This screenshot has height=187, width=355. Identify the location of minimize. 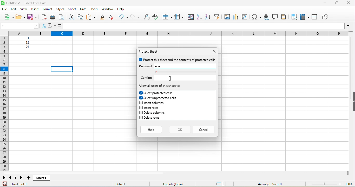
(326, 3).